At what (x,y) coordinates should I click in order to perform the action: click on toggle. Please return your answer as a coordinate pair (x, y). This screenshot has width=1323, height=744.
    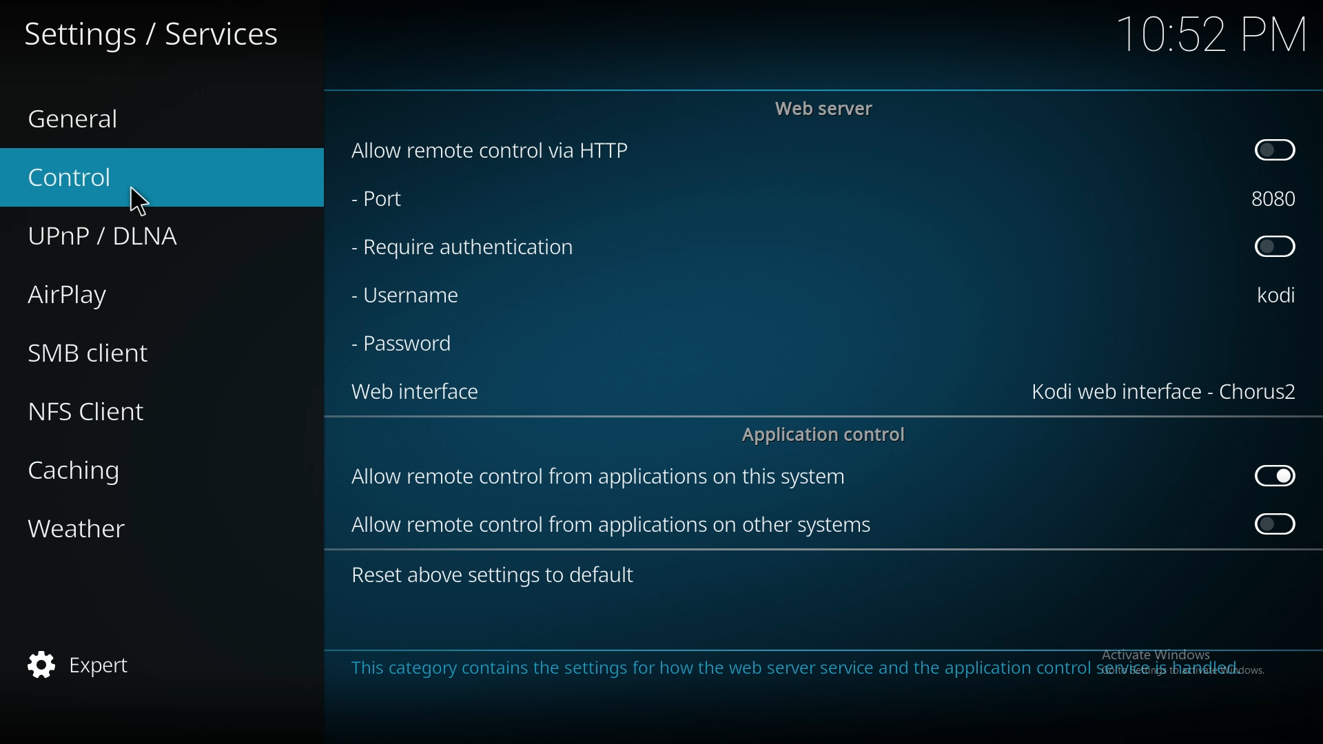
    Looking at the image, I should click on (1275, 248).